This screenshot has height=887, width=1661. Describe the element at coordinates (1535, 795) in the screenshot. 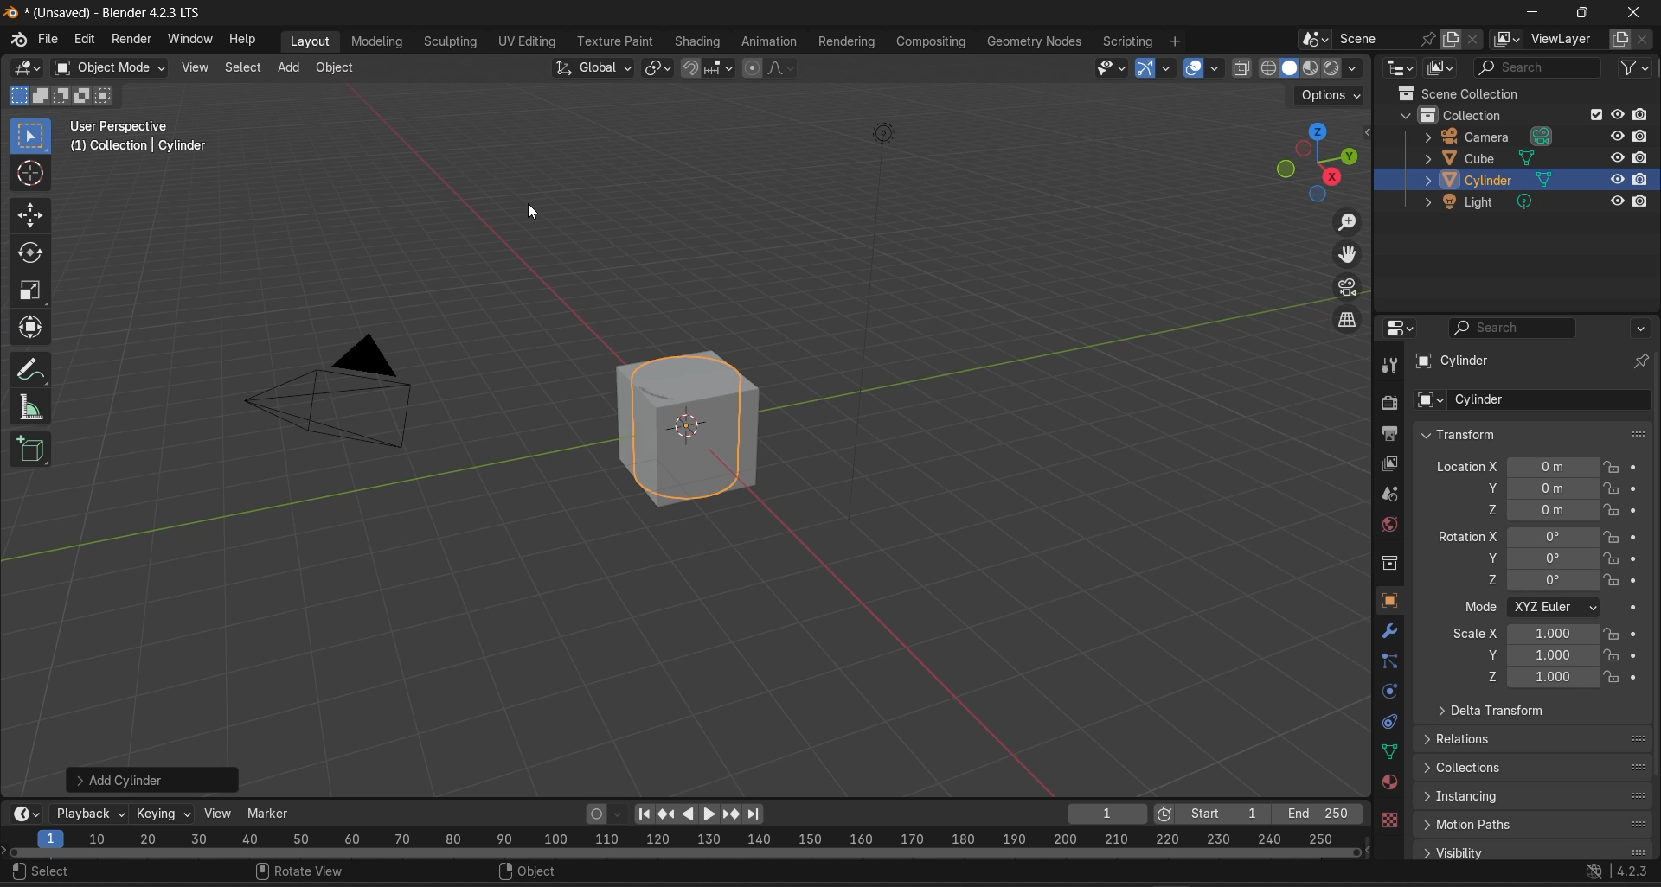

I see `instancing` at that location.